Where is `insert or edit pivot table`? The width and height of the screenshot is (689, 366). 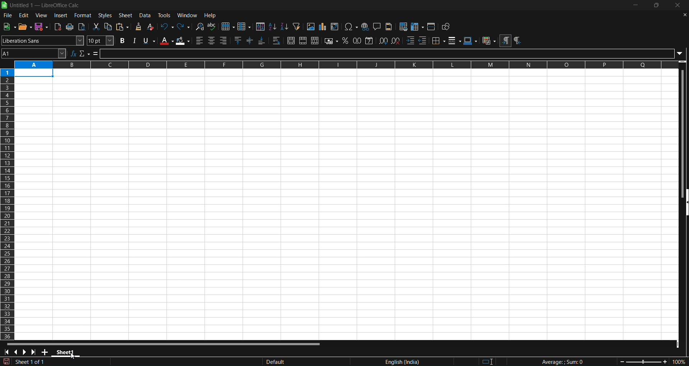
insert or edit pivot table is located at coordinates (335, 27).